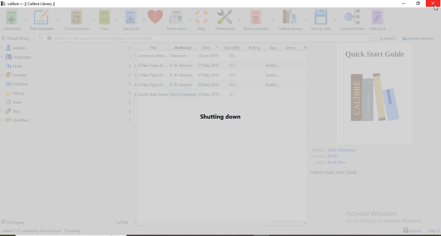  Describe the element at coordinates (231, 56) in the screenshot. I see `0.6` at that location.